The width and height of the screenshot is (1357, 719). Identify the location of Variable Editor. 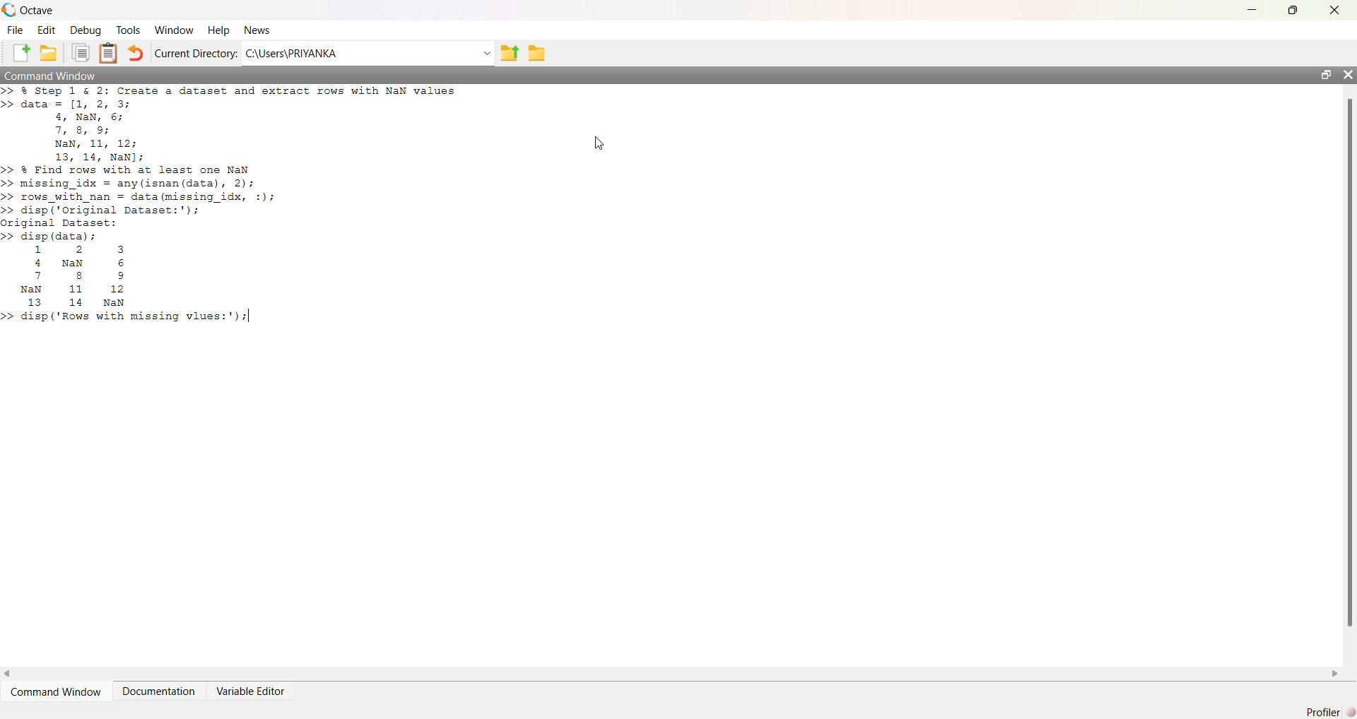
(249, 691).